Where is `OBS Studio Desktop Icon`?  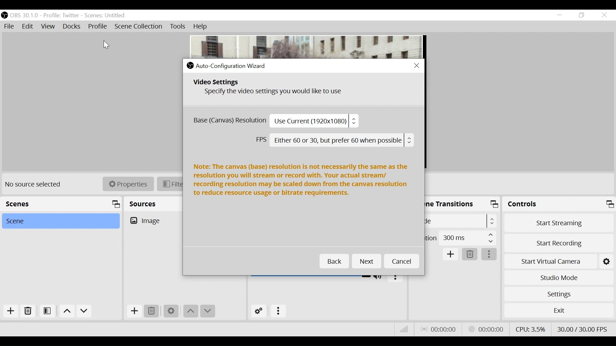 OBS Studio Desktop Icon is located at coordinates (5, 15).